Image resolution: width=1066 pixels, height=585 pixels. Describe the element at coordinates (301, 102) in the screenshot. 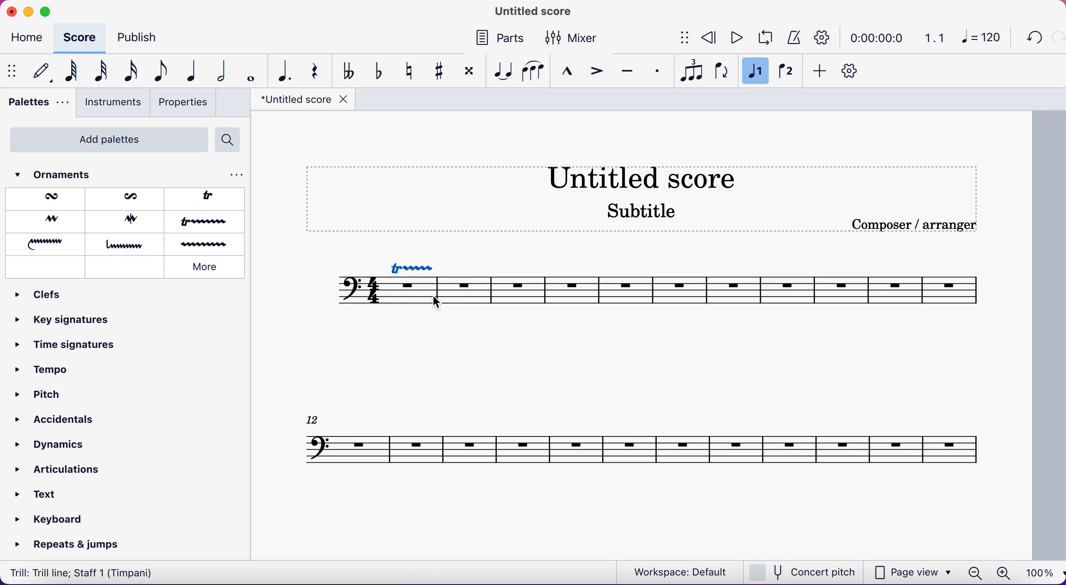

I see `title` at that location.